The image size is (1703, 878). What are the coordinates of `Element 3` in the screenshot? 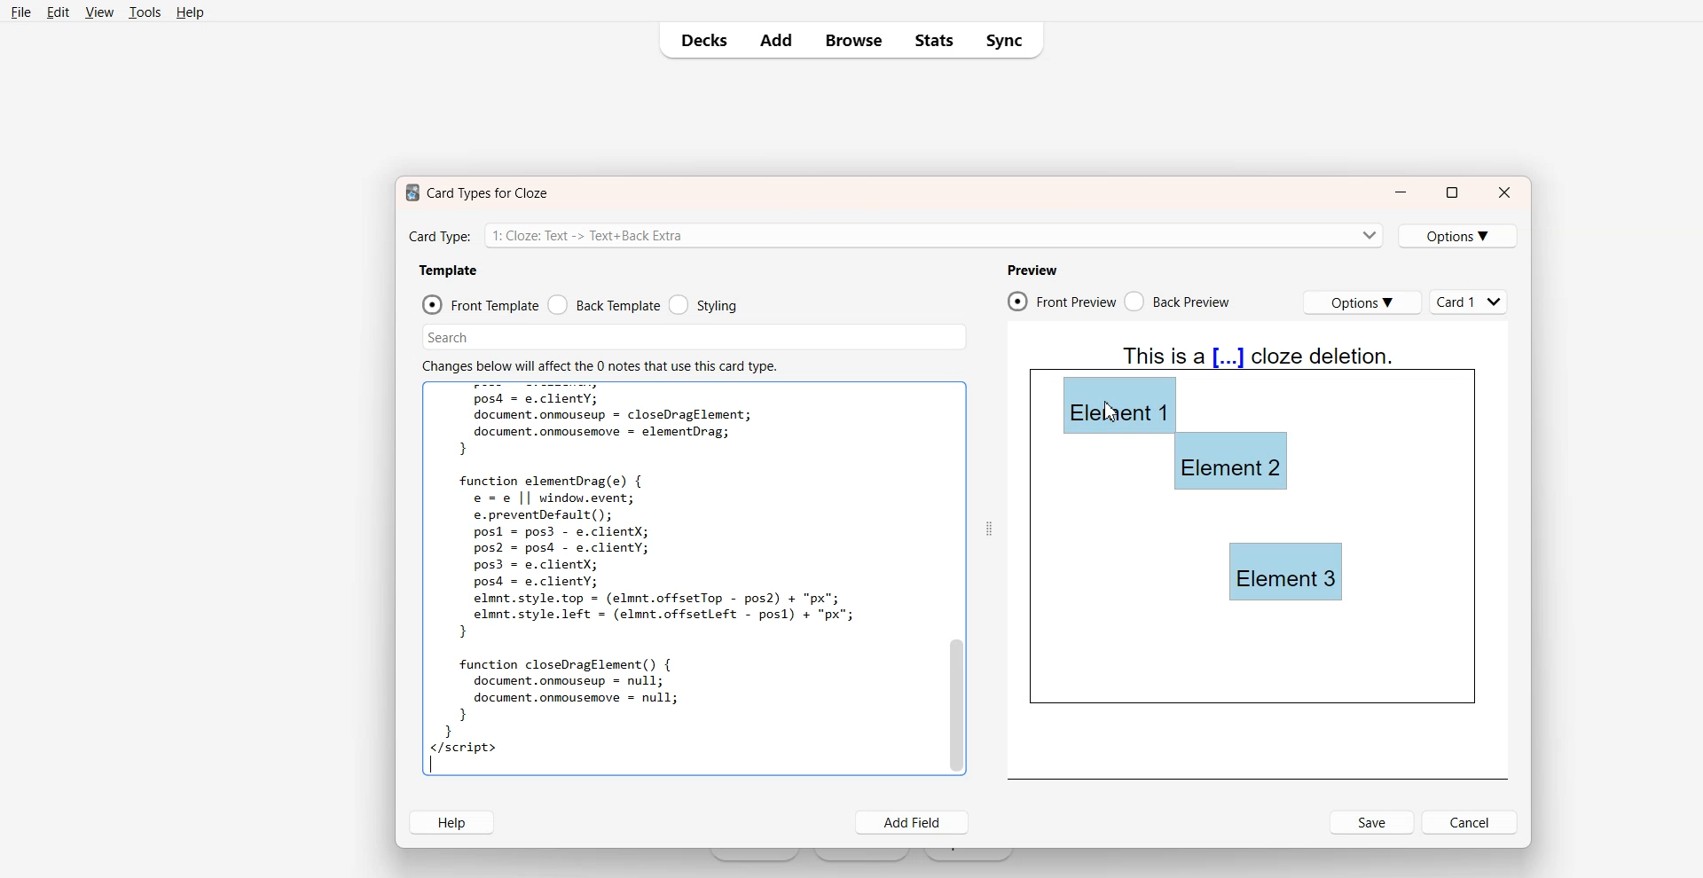 It's located at (1287, 572).